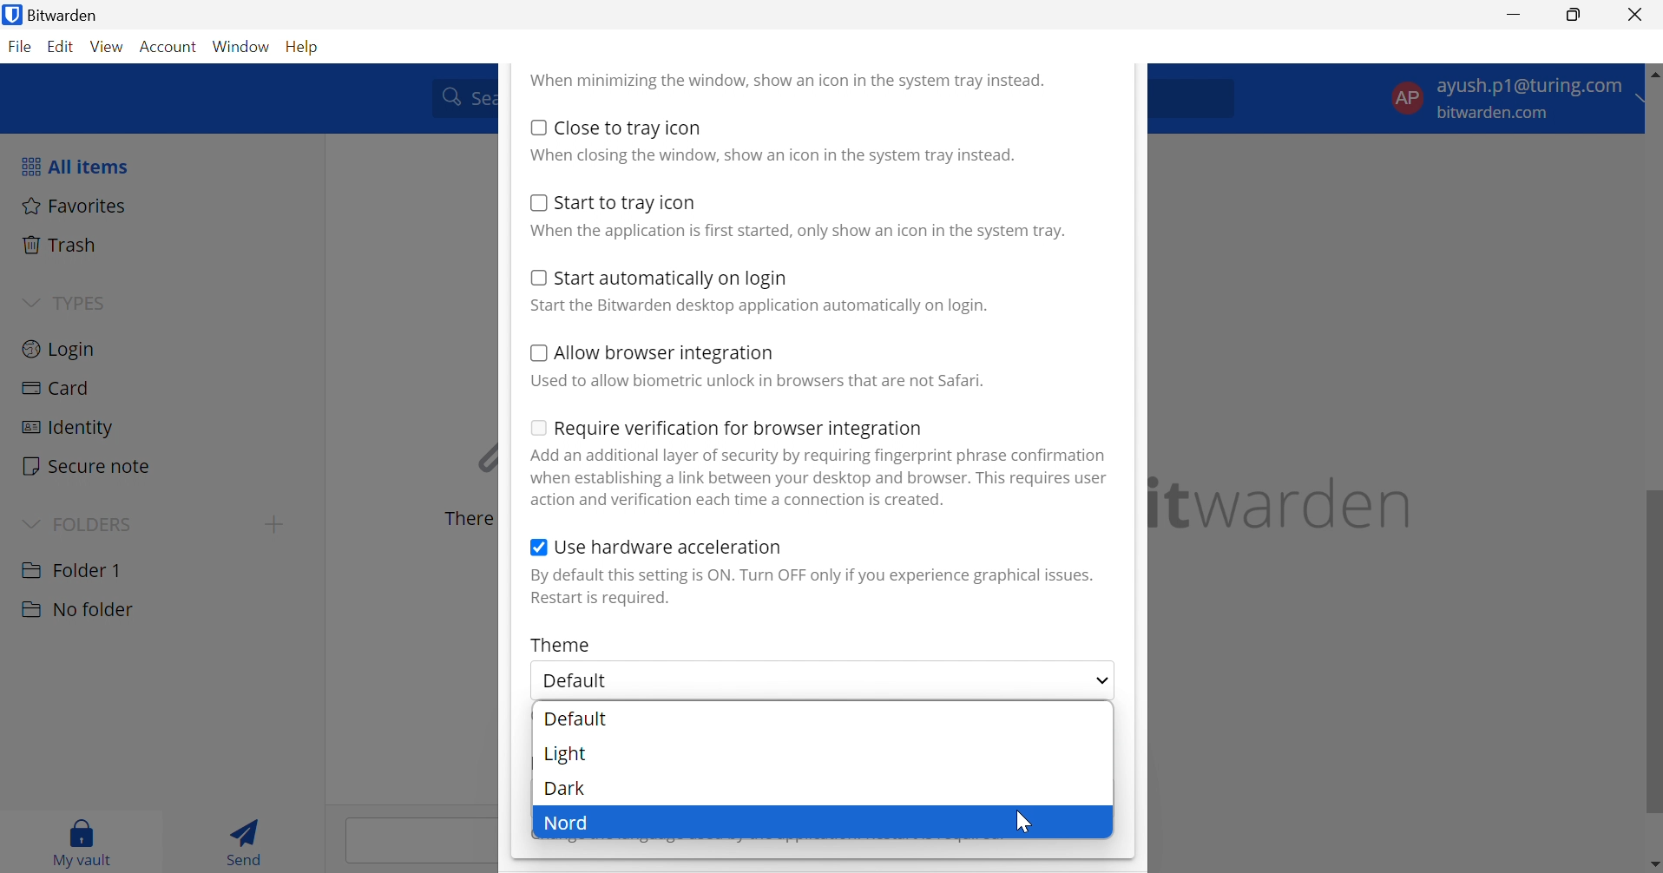  Describe the element at coordinates (75, 205) in the screenshot. I see `Favorites` at that location.